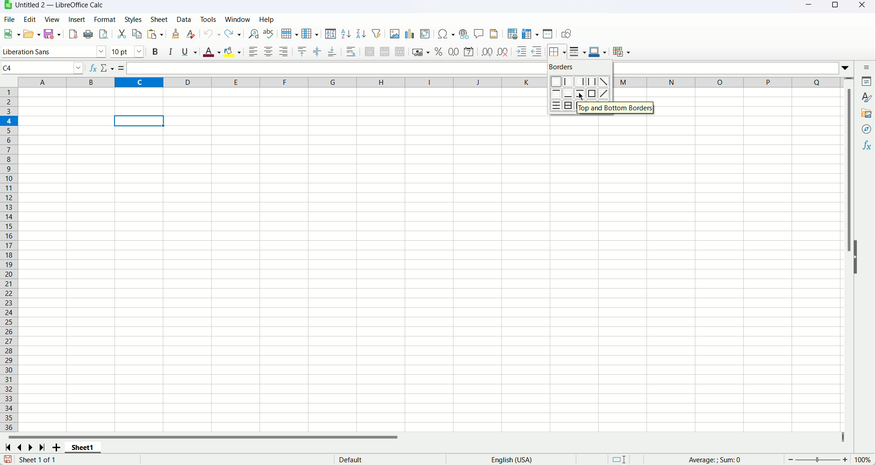 The height and width of the screenshot is (465, 876). What do you see at coordinates (189, 52) in the screenshot?
I see `Underline` at bounding box center [189, 52].